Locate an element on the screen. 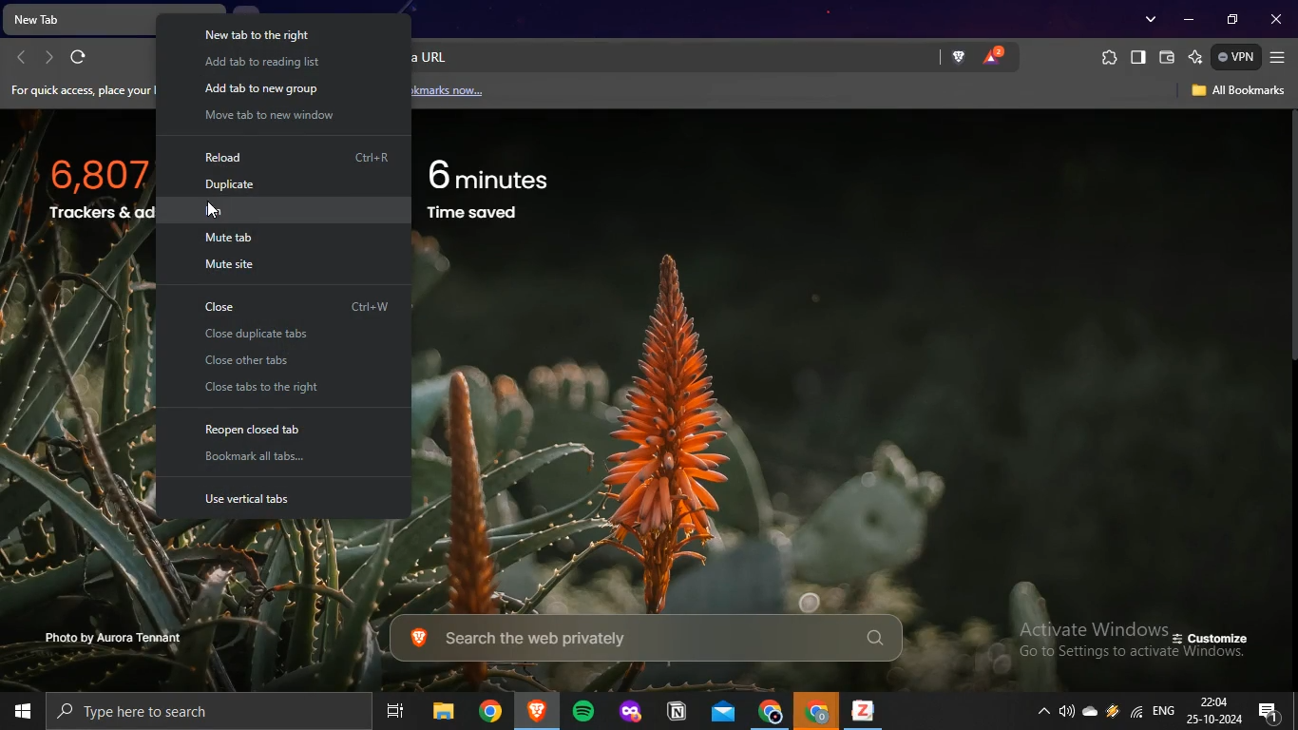 Image resolution: width=1298 pixels, height=730 pixels. move tab to new window is located at coordinates (269, 116).